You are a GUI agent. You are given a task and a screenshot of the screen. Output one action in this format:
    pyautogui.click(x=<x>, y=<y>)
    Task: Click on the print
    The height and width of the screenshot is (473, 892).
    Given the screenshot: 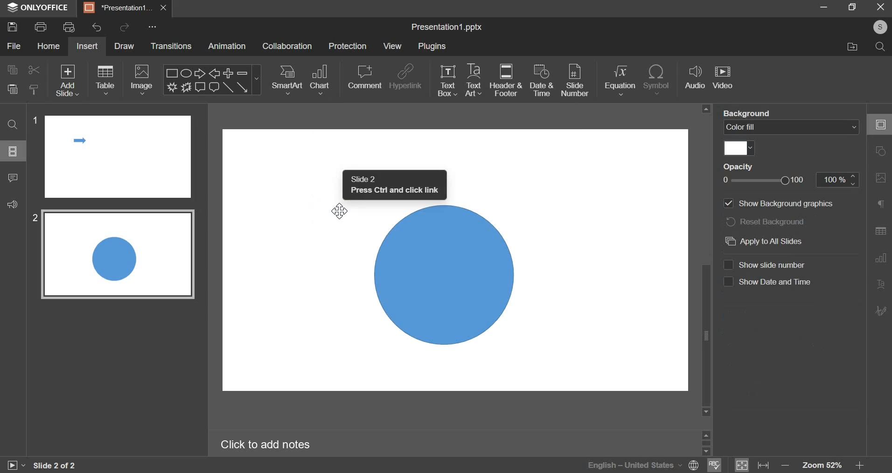 What is the action you would take?
    pyautogui.click(x=42, y=27)
    